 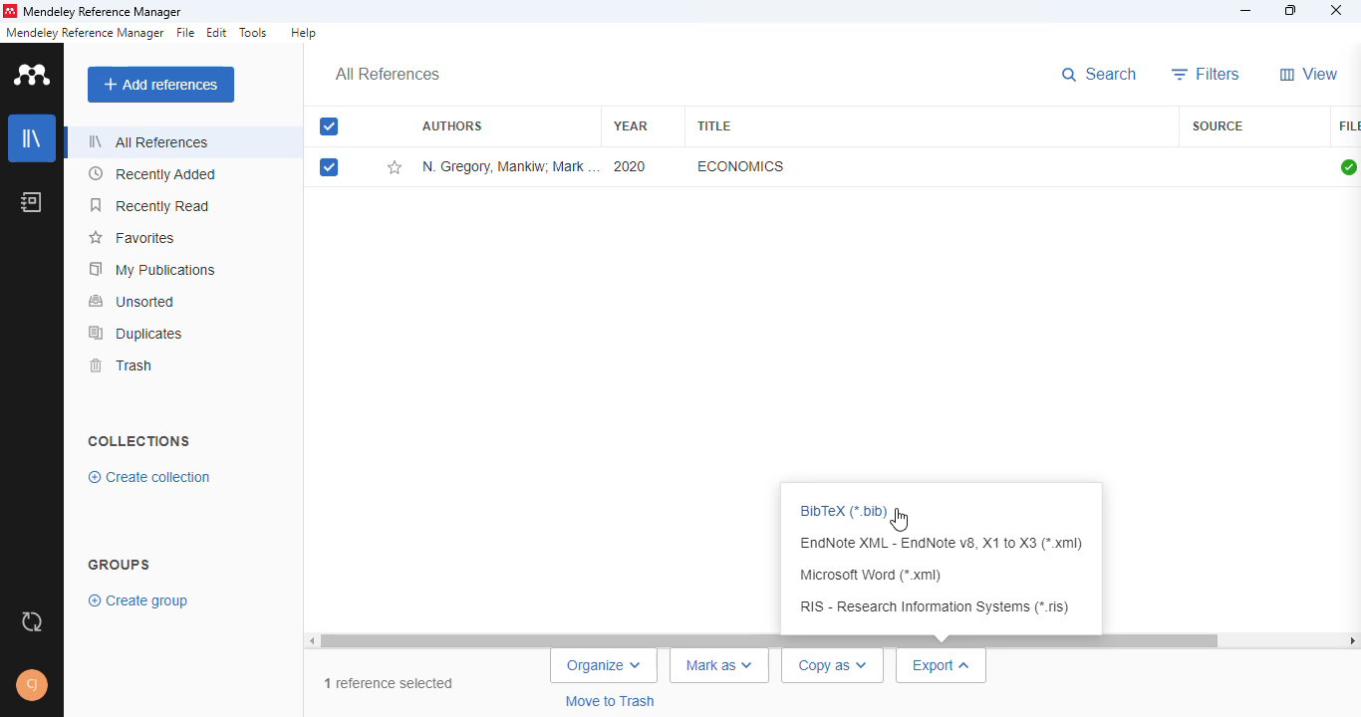 What do you see at coordinates (302, 32) in the screenshot?
I see `help` at bounding box center [302, 32].